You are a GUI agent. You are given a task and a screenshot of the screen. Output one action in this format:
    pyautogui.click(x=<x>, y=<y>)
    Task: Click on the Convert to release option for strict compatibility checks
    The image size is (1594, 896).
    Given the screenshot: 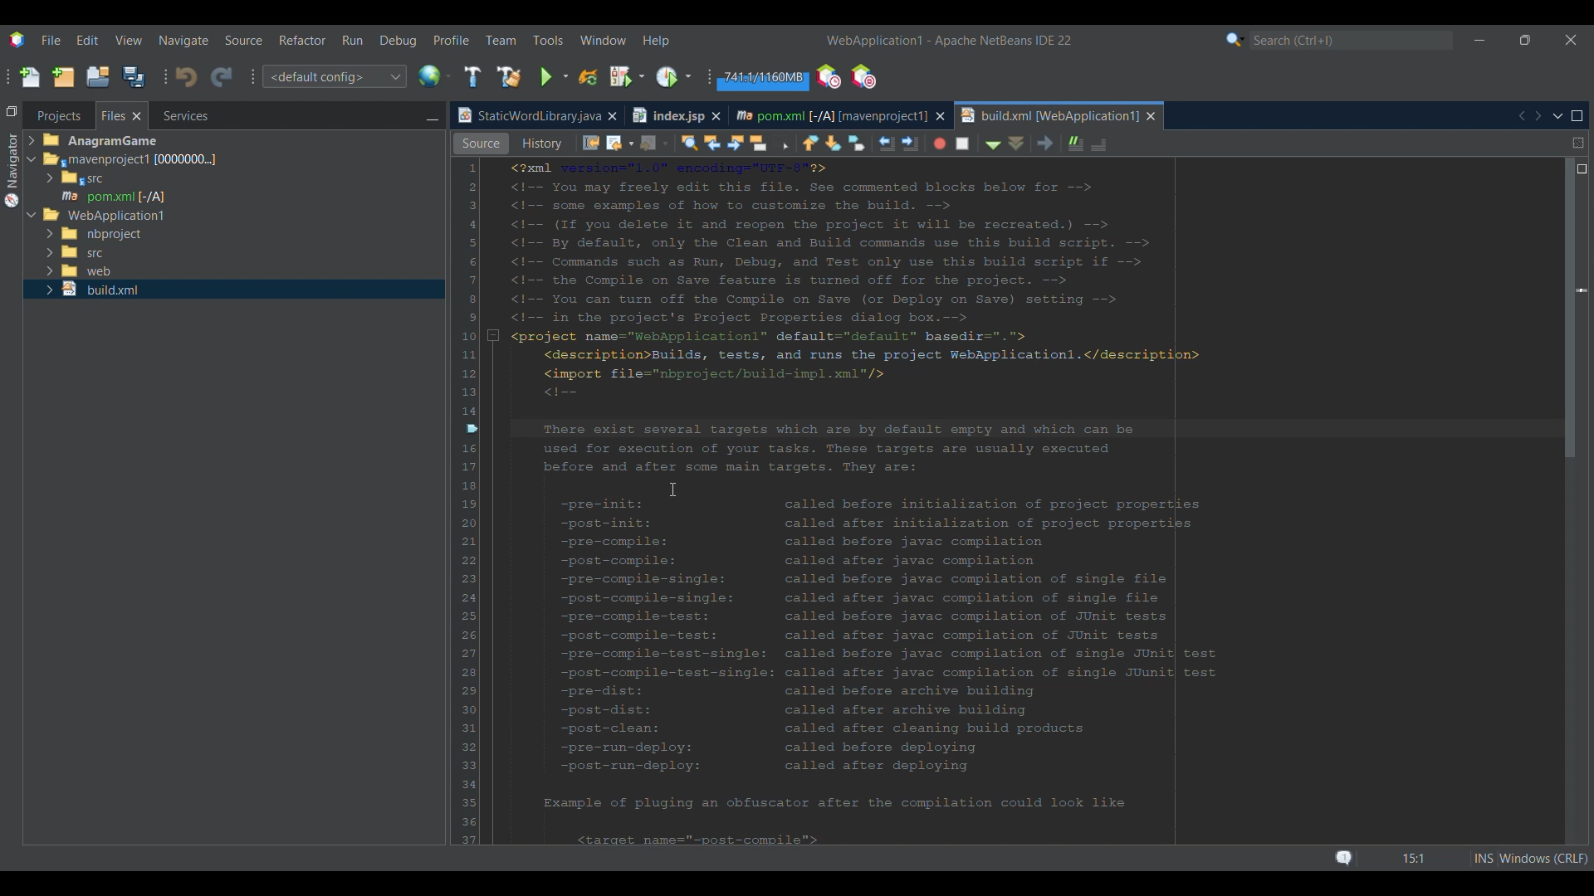 What is the action you would take?
    pyautogui.click(x=472, y=347)
    